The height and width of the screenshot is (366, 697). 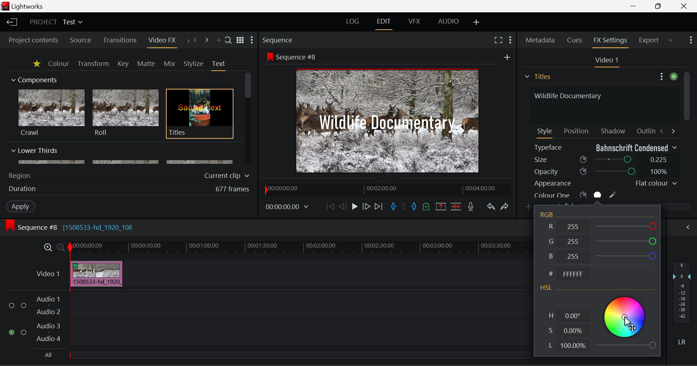 What do you see at coordinates (670, 40) in the screenshot?
I see `Add Panel` at bounding box center [670, 40].